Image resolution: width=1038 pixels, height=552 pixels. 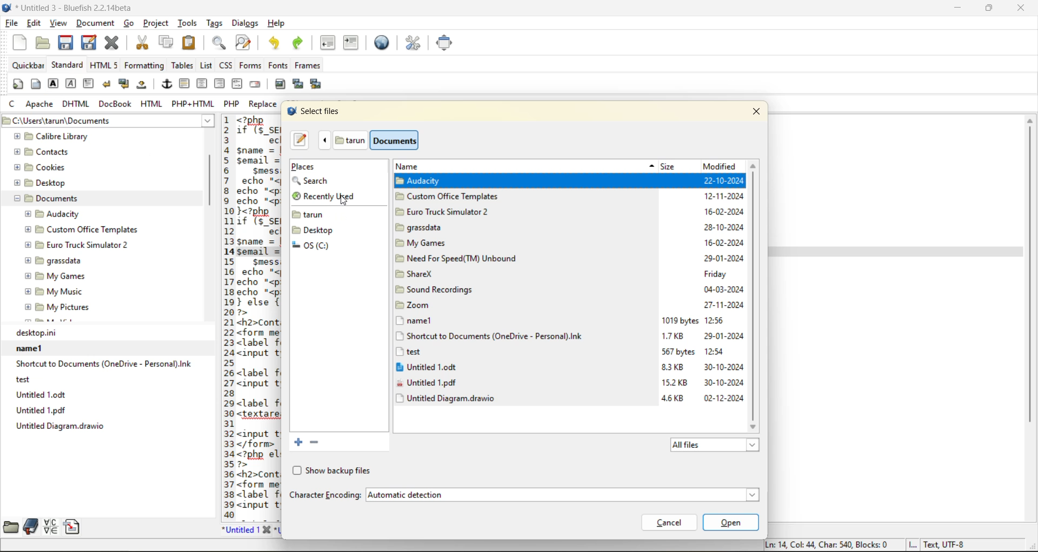 I want to click on center, so click(x=203, y=84).